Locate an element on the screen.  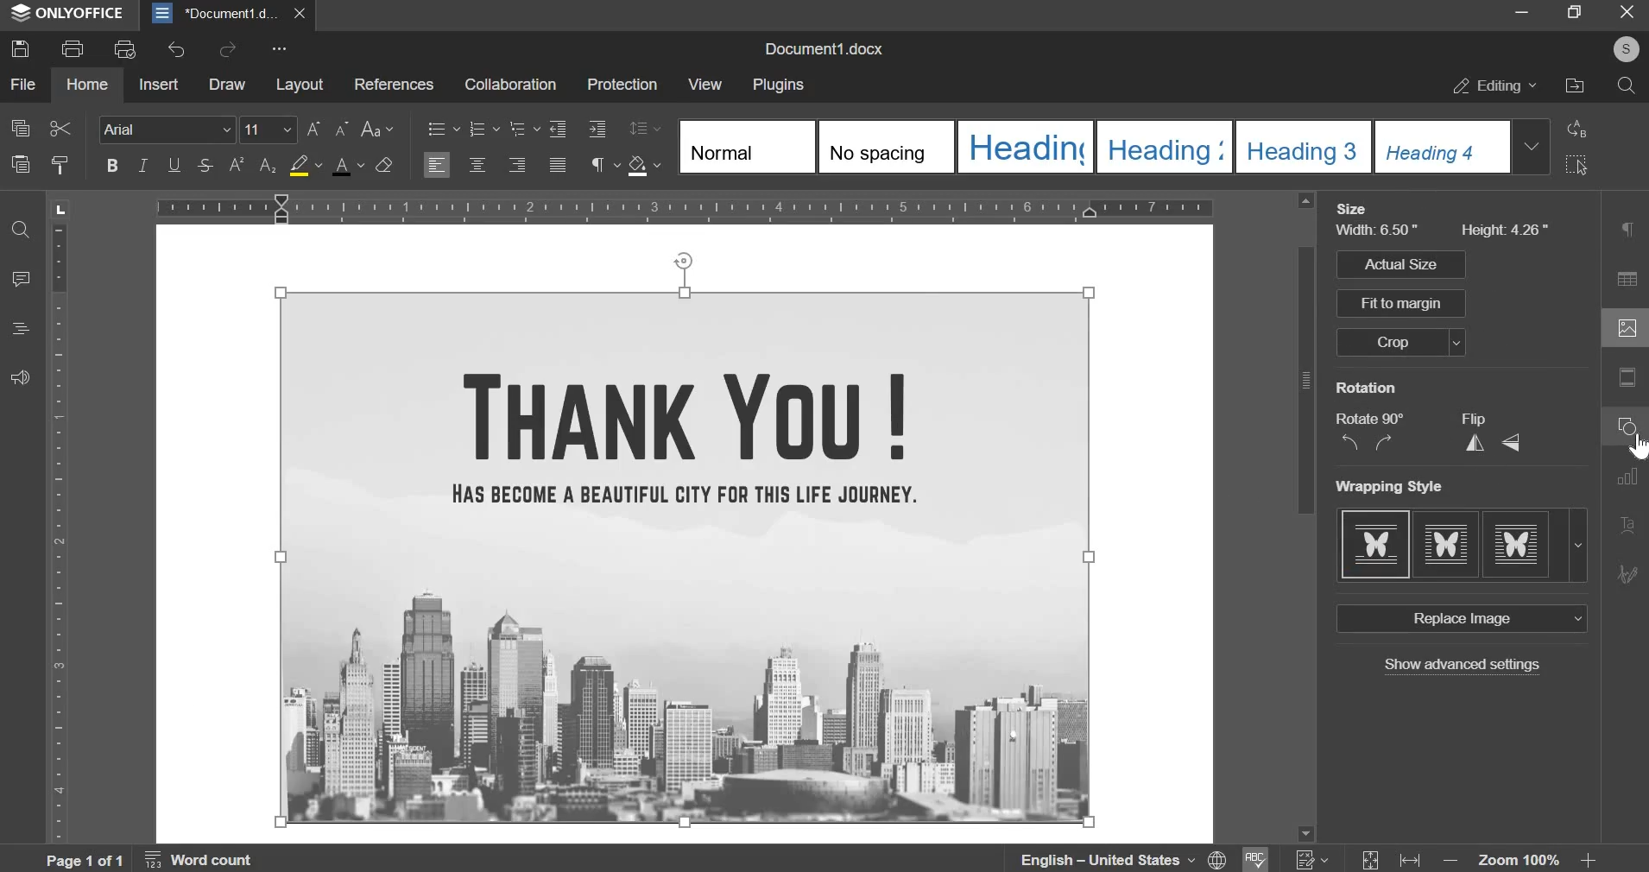
align center is located at coordinates (477, 164).